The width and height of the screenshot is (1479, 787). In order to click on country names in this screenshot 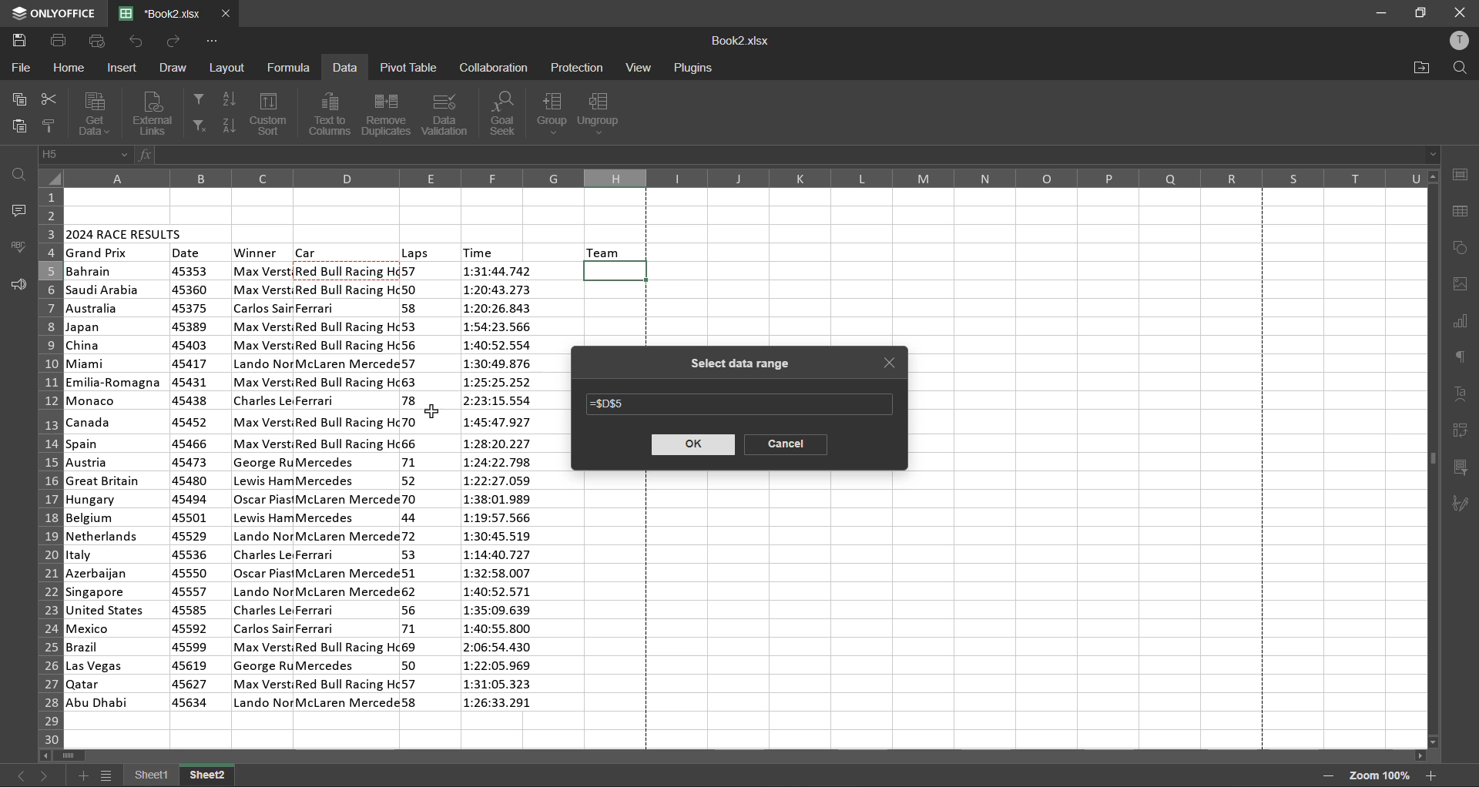, I will do `click(115, 487)`.